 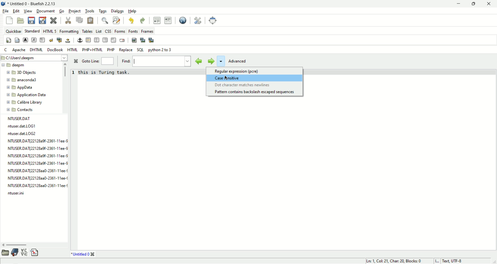 I want to click on insert thumbnail, so click(x=143, y=40).